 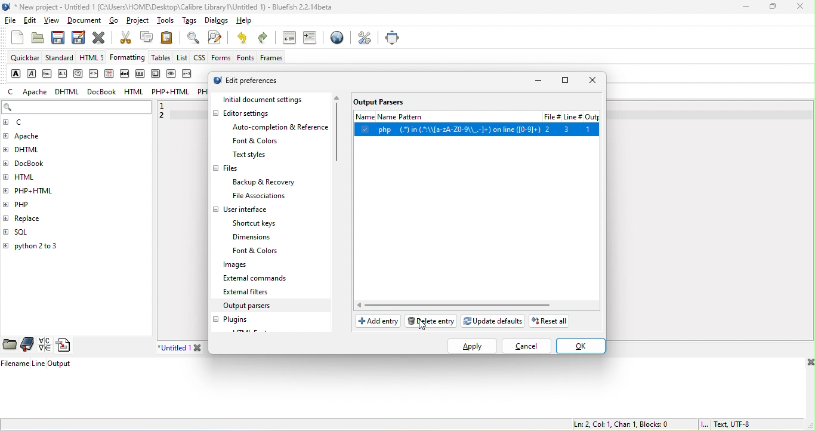 I want to click on file associations, so click(x=253, y=196).